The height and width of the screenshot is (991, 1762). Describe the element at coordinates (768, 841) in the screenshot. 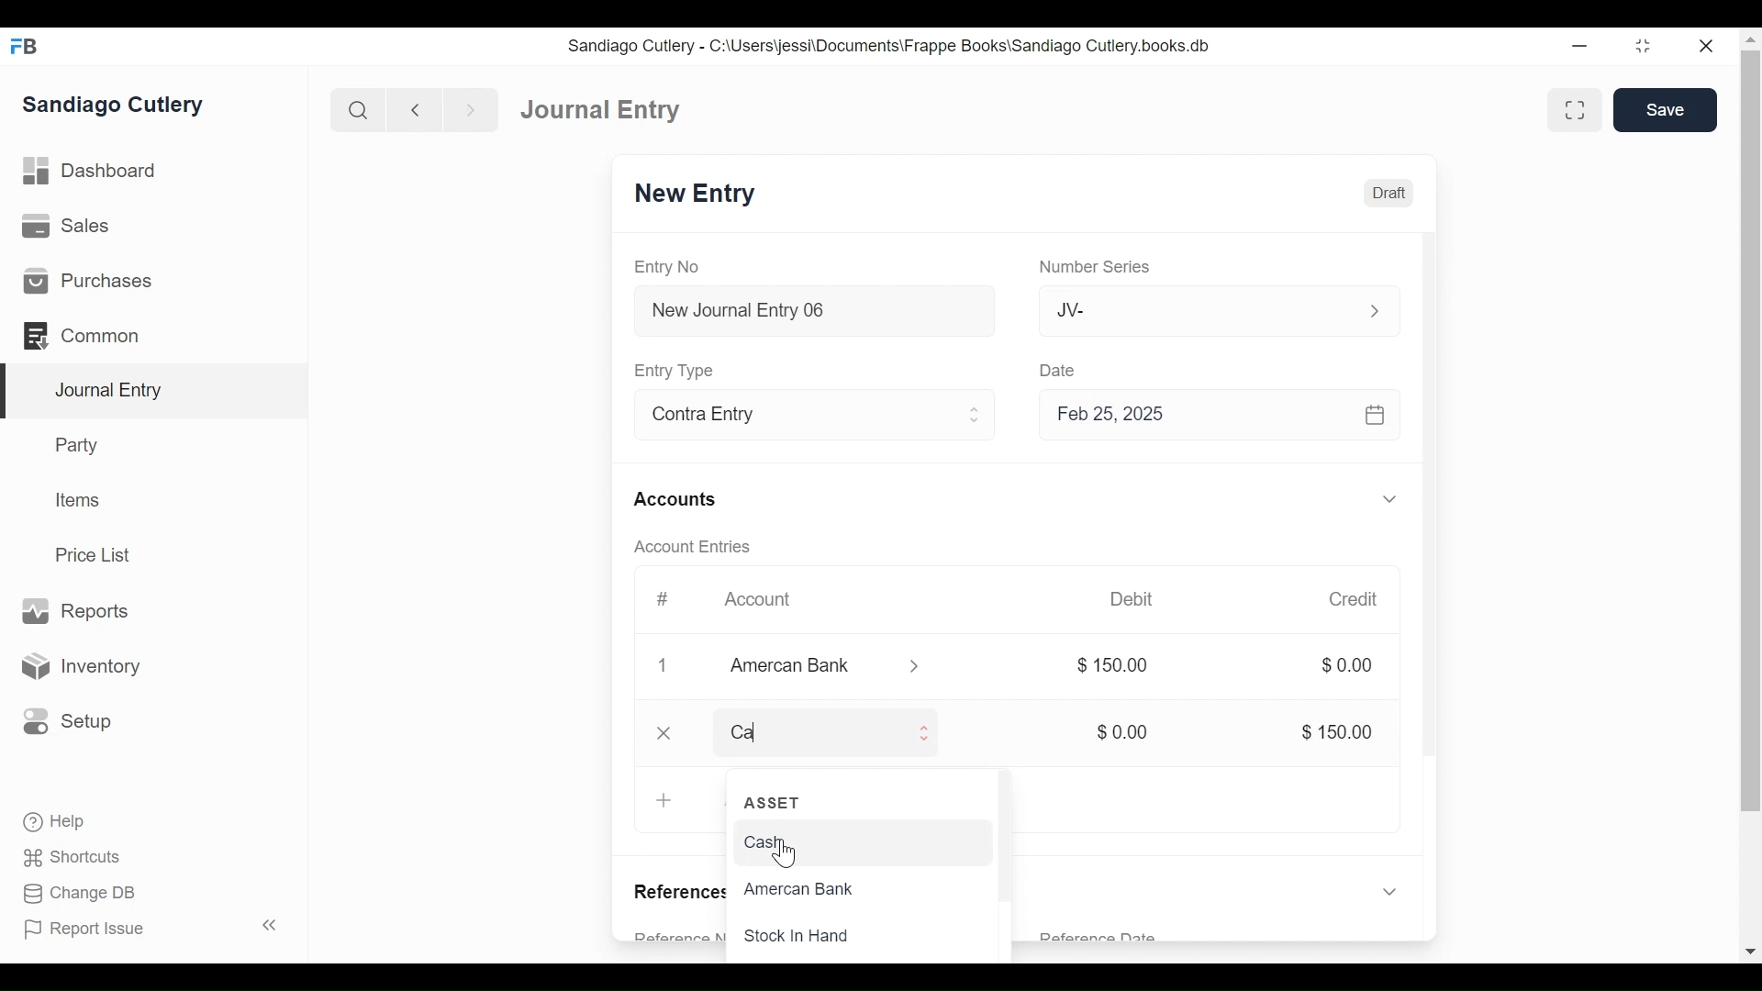

I see `Cash` at that location.